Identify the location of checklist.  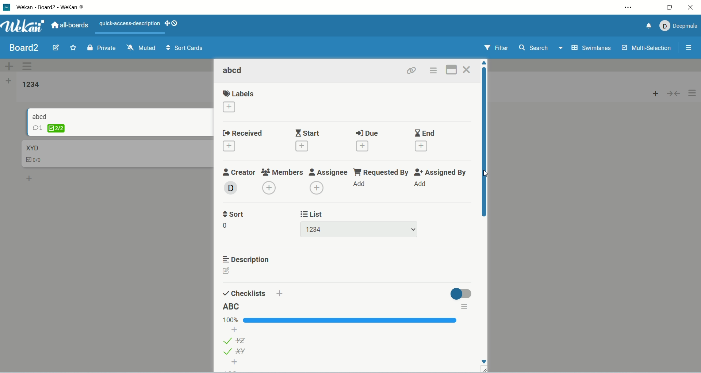
(37, 161).